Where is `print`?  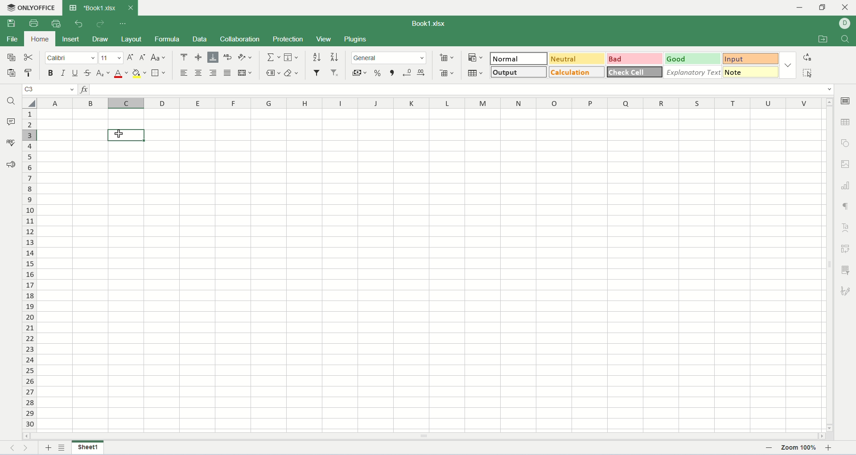
print is located at coordinates (33, 24).